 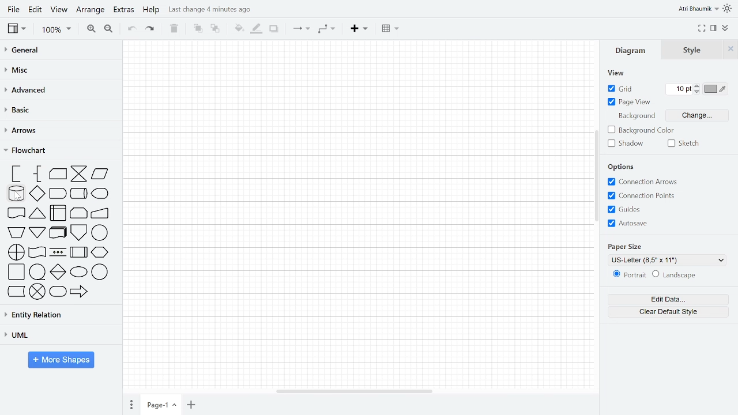 I want to click on process, so click(x=16, y=273).